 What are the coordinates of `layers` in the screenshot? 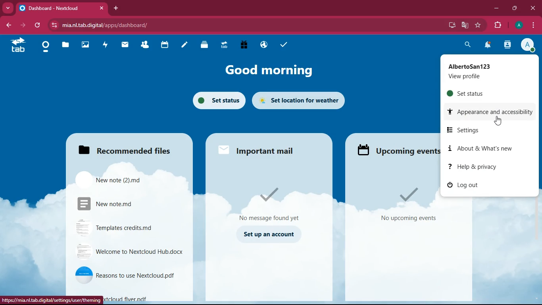 It's located at (206, 45).